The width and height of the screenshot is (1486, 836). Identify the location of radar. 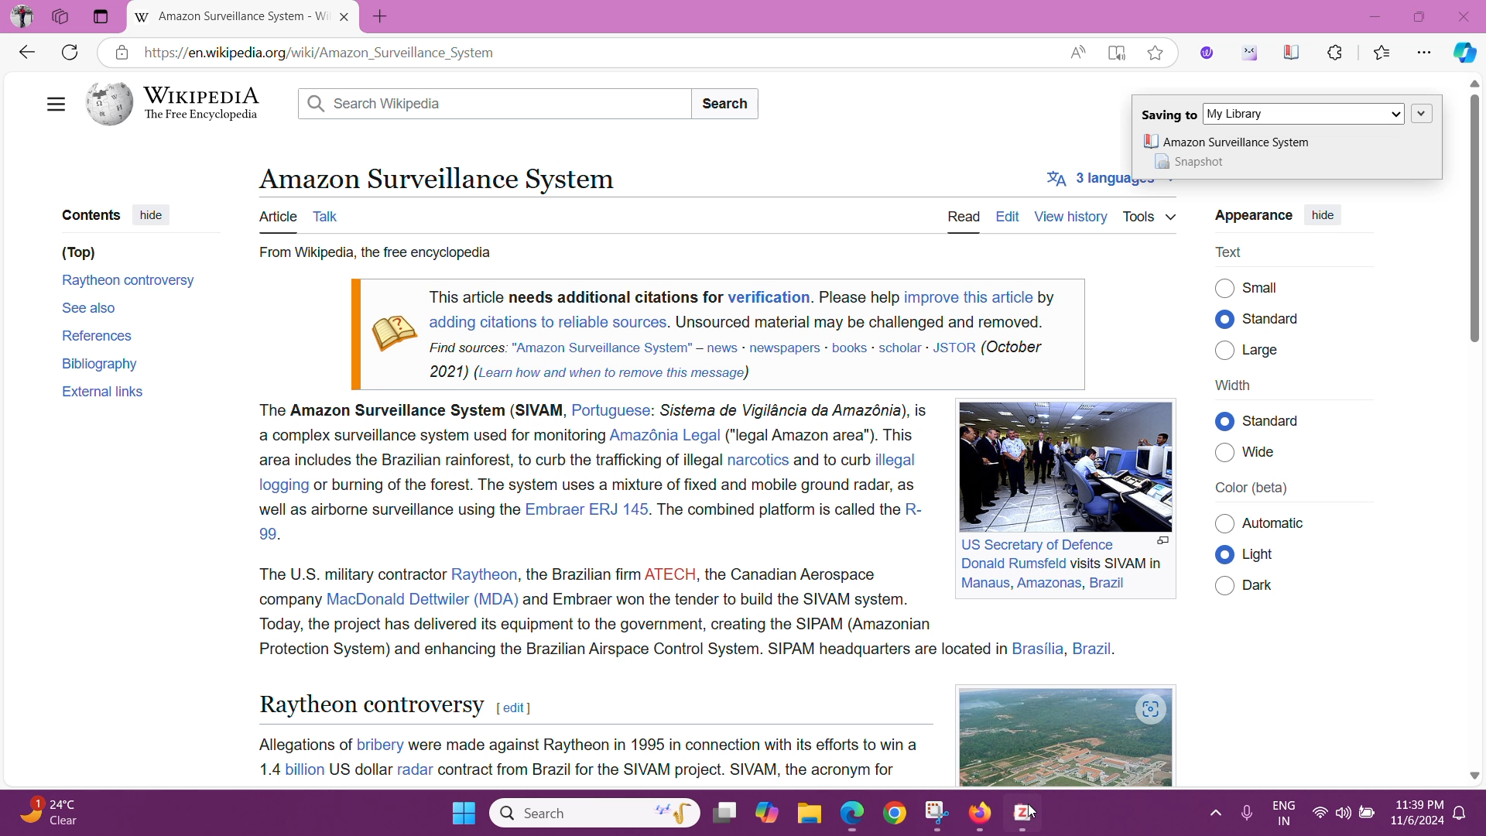
(415, 769).